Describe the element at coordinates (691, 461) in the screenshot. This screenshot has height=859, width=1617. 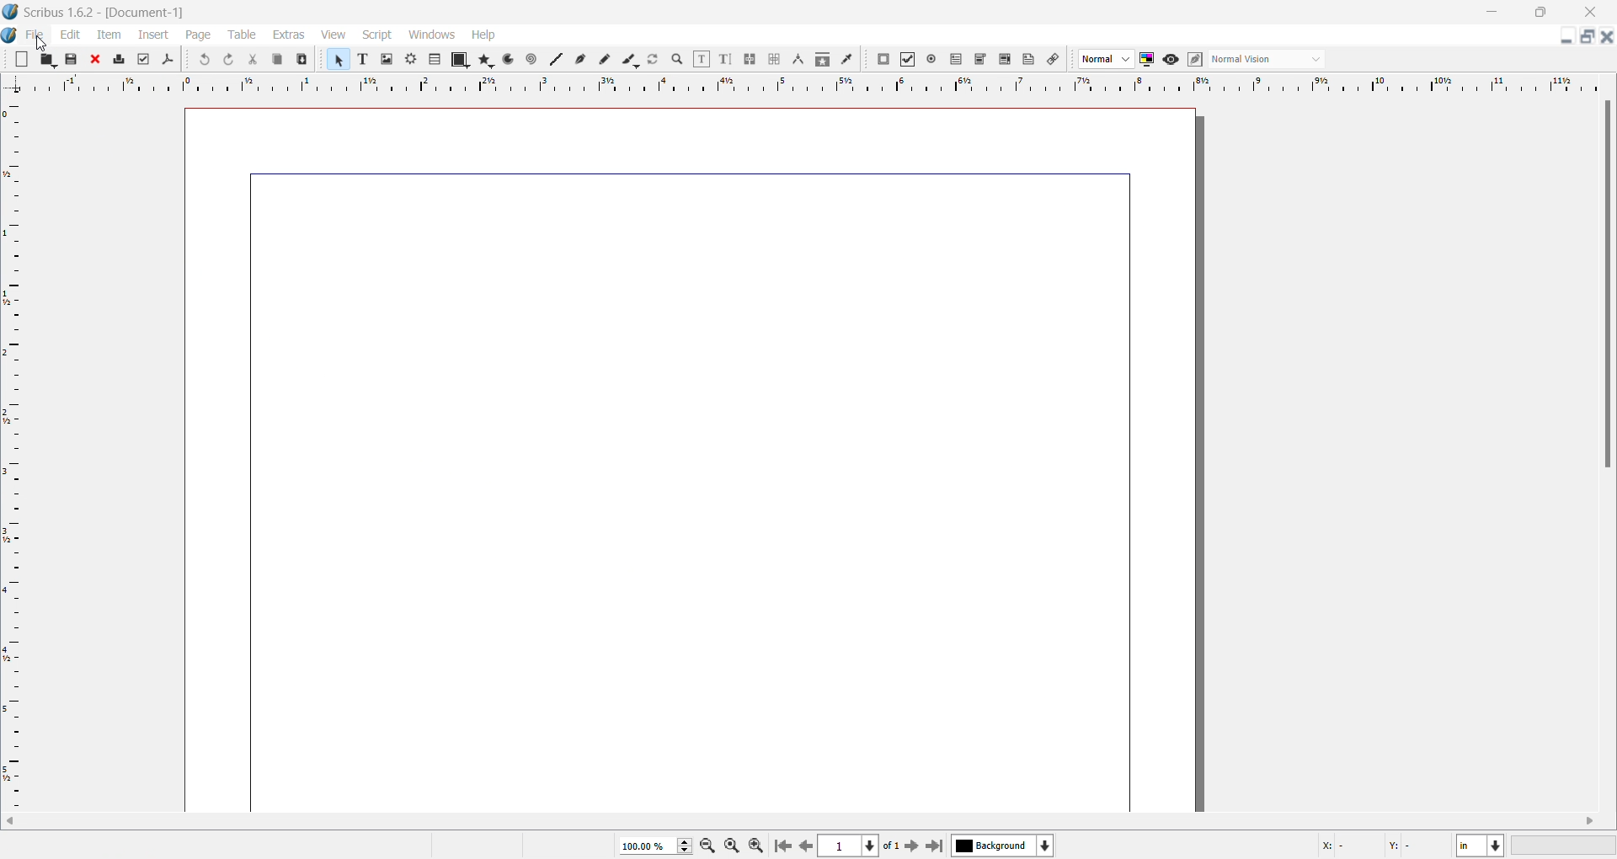
I see `Blank Document` at that location.